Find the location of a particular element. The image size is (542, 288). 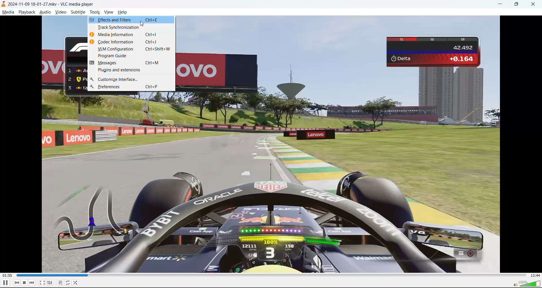

fullscreen is located at coordinates (42, 283).